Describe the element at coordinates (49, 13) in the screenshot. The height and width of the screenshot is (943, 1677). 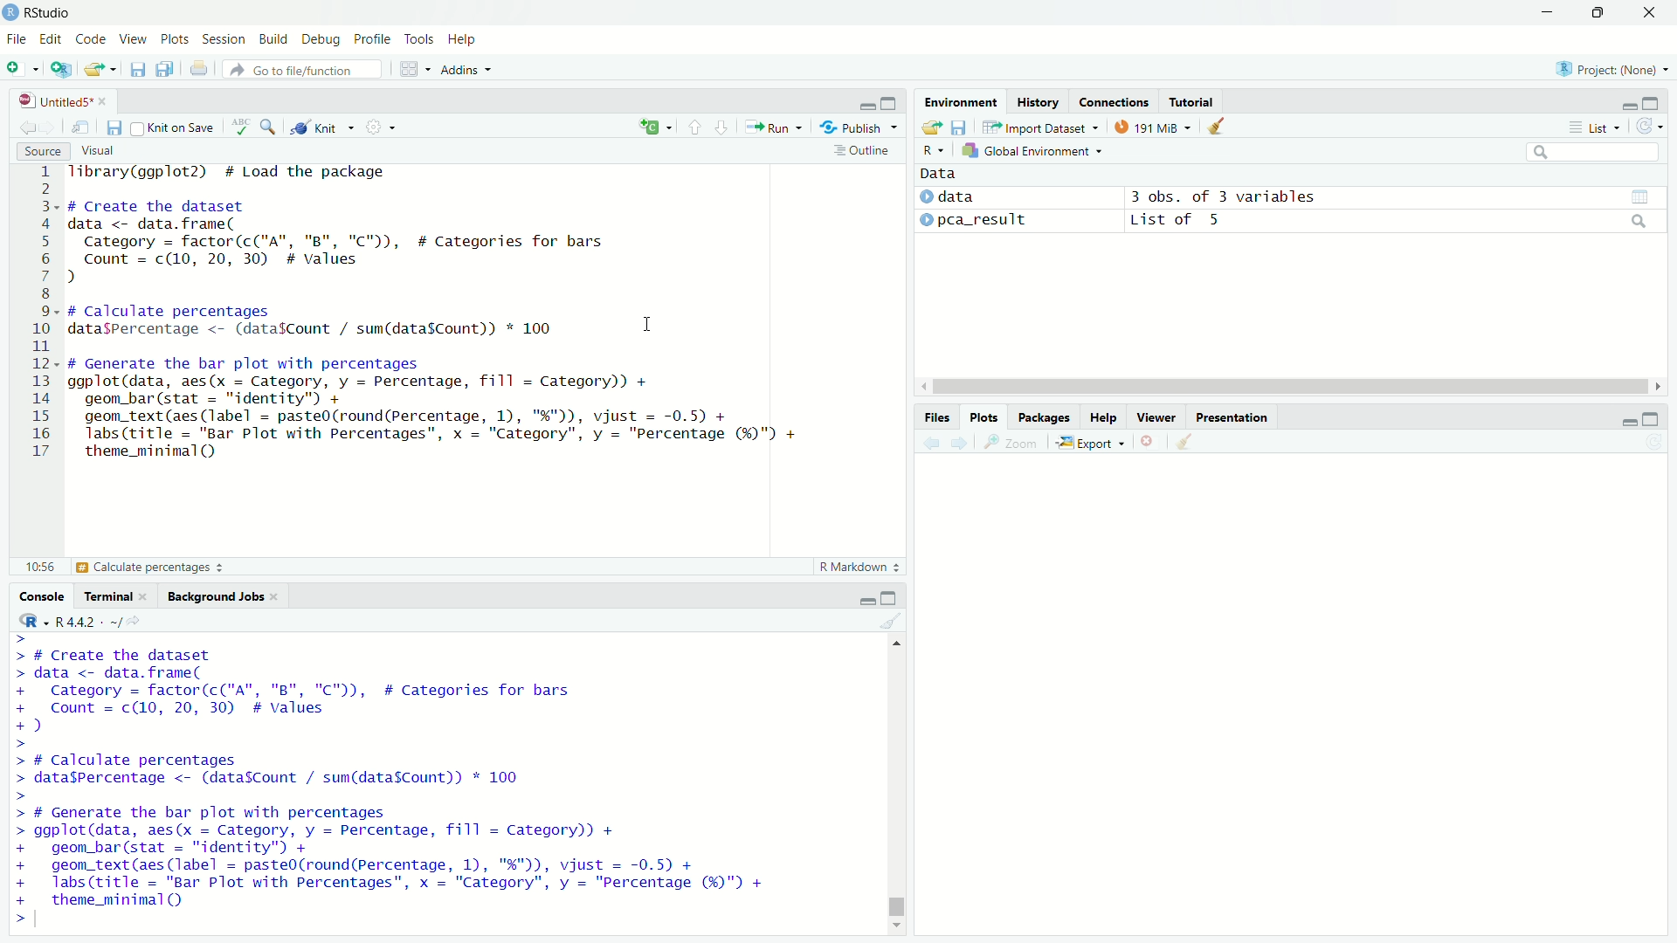
I see `Rstudio` at that location.